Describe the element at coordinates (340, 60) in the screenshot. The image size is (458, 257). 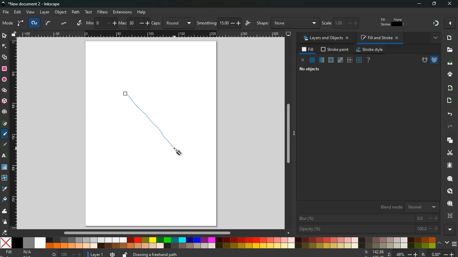
I see `window` at that location.